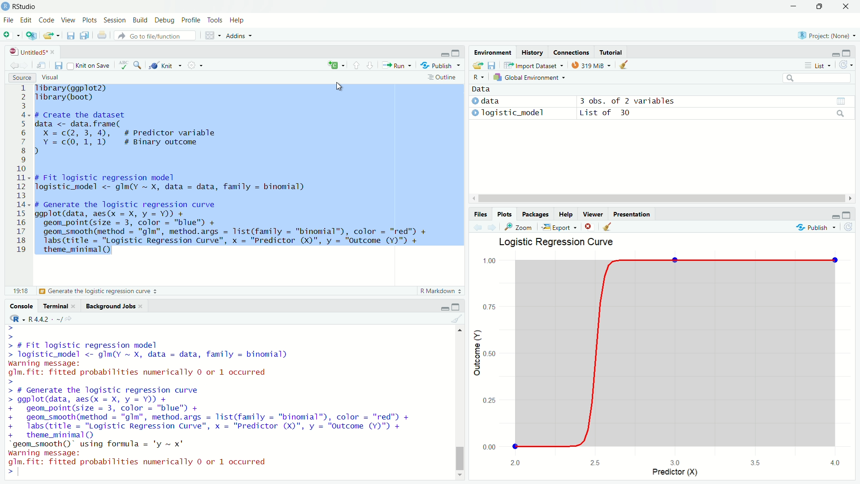  What do you see at coordinates (445, 54) in the screenshot?
I see `minimize` at bounding box center [445, 54].